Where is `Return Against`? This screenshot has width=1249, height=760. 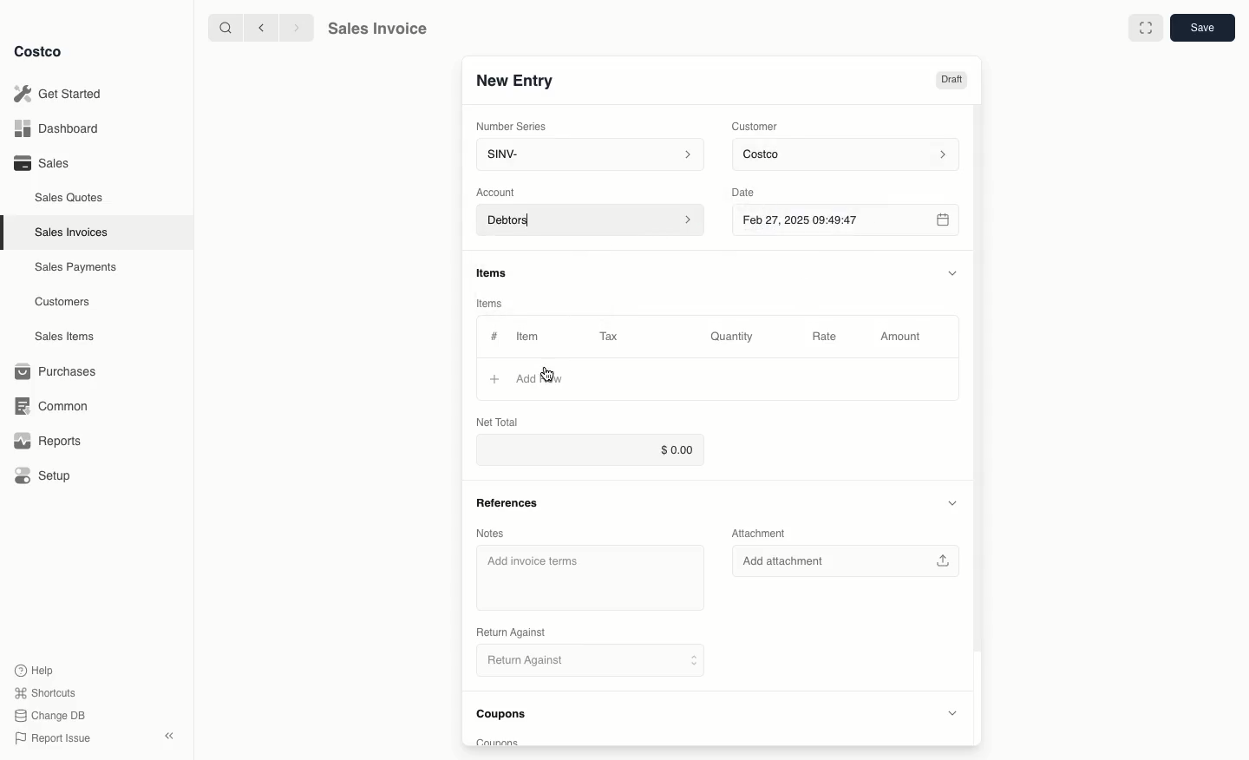
Return Against is located at coordinates (581, 661).